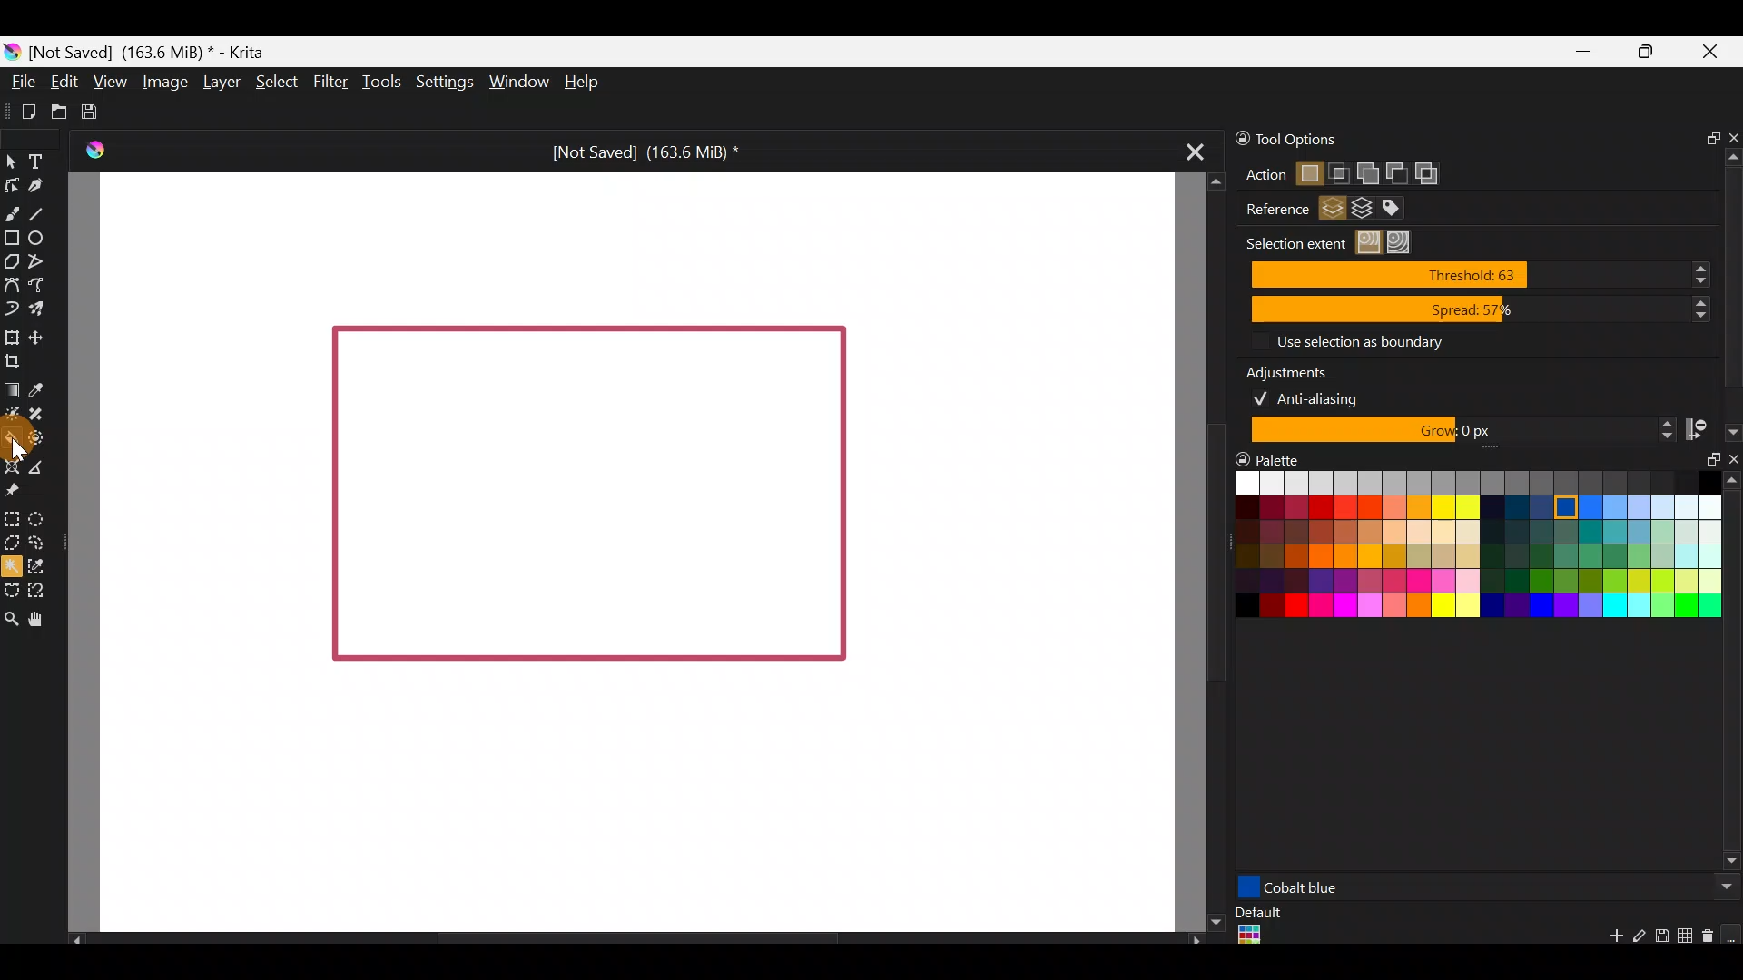 This screenshot has width=1743, height=980. I want to click on Ellipse tool, so click(43, 237).